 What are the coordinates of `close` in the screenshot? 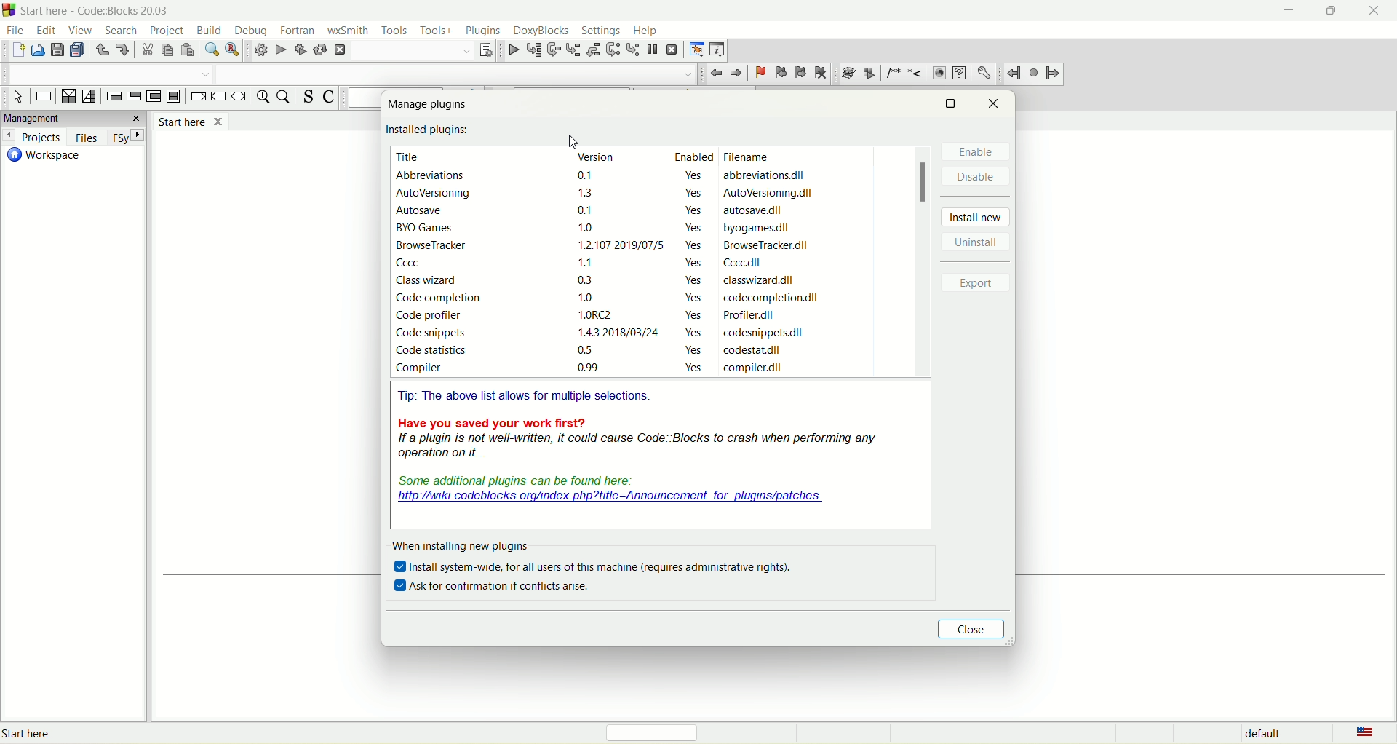 It's located at (995, 104).